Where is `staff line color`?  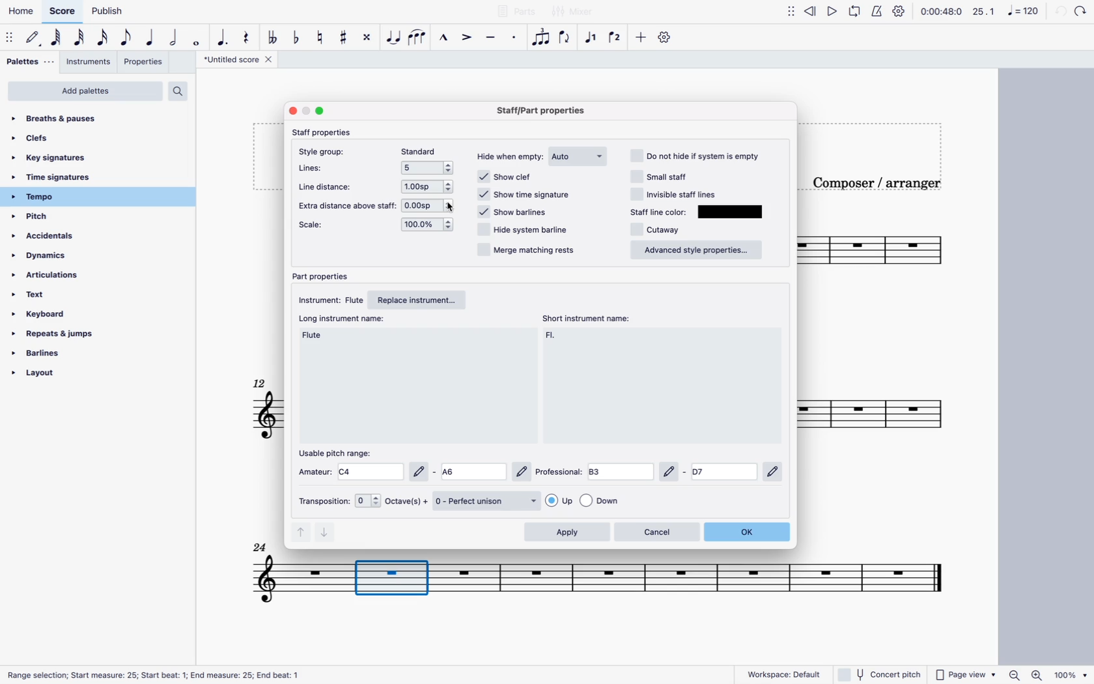 staff line color is located at coordinates (659, 211).